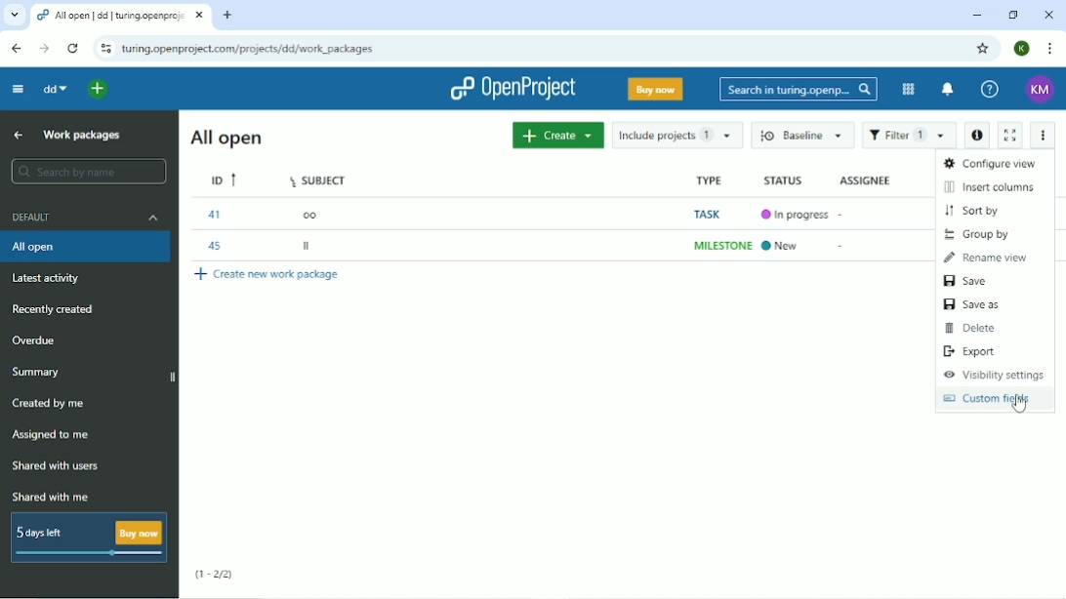 The image size is (1066, 599). I want to click on Latest activity, so click(50, 279).